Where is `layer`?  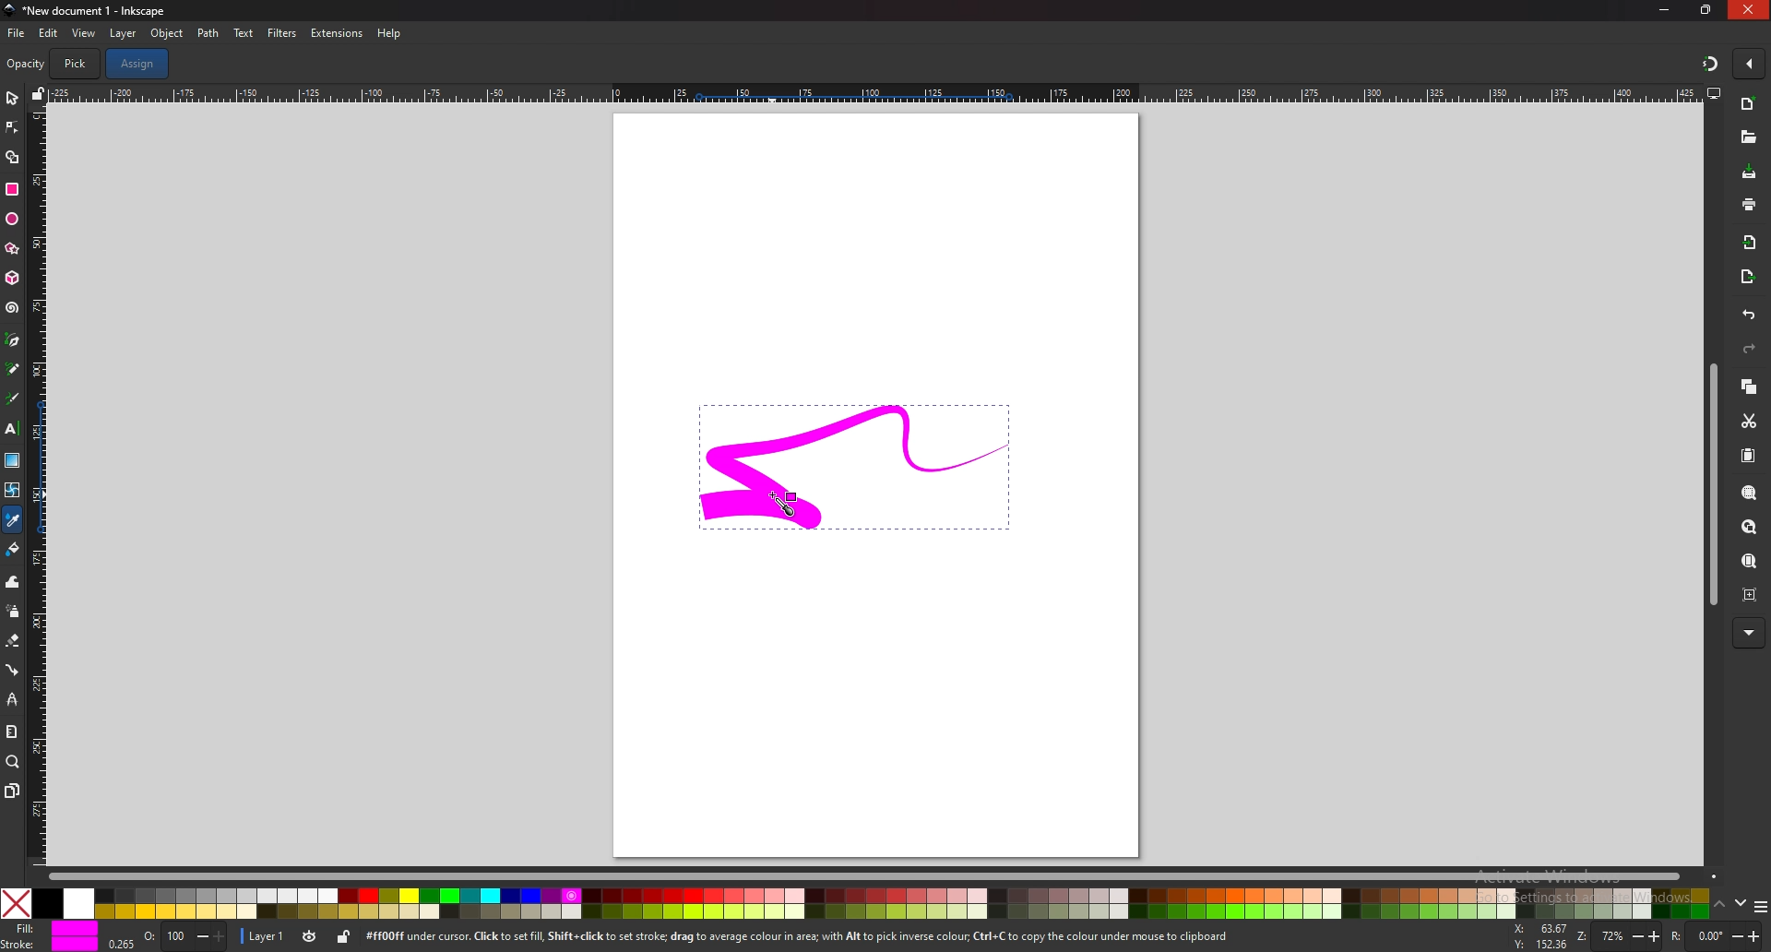 layer is located at coordinates (124, 34).